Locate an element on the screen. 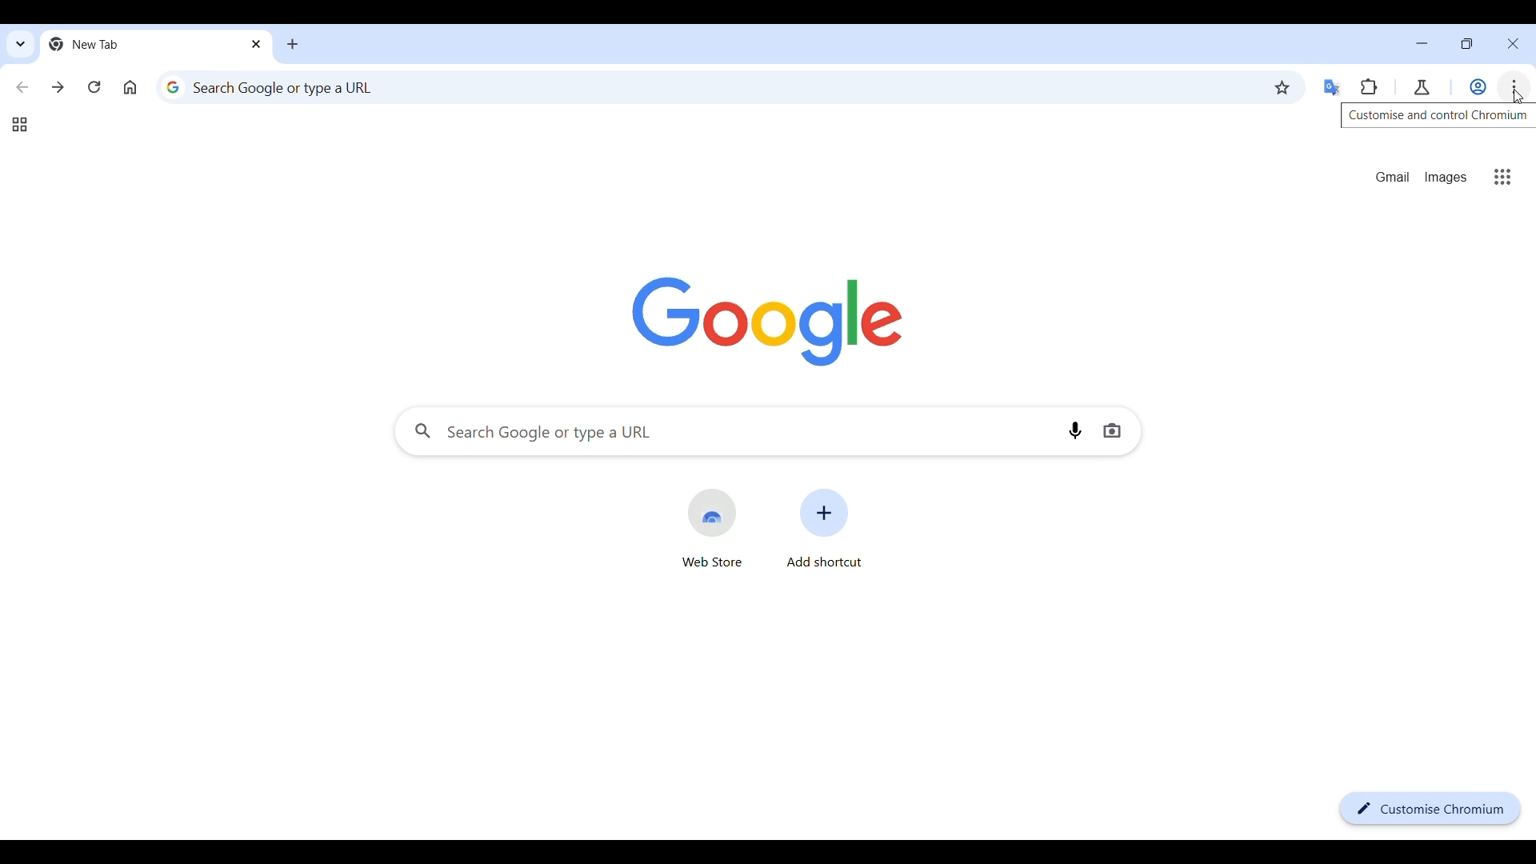 The image size is (1536, 864). Minimize is located at coordinates (1422, 43).